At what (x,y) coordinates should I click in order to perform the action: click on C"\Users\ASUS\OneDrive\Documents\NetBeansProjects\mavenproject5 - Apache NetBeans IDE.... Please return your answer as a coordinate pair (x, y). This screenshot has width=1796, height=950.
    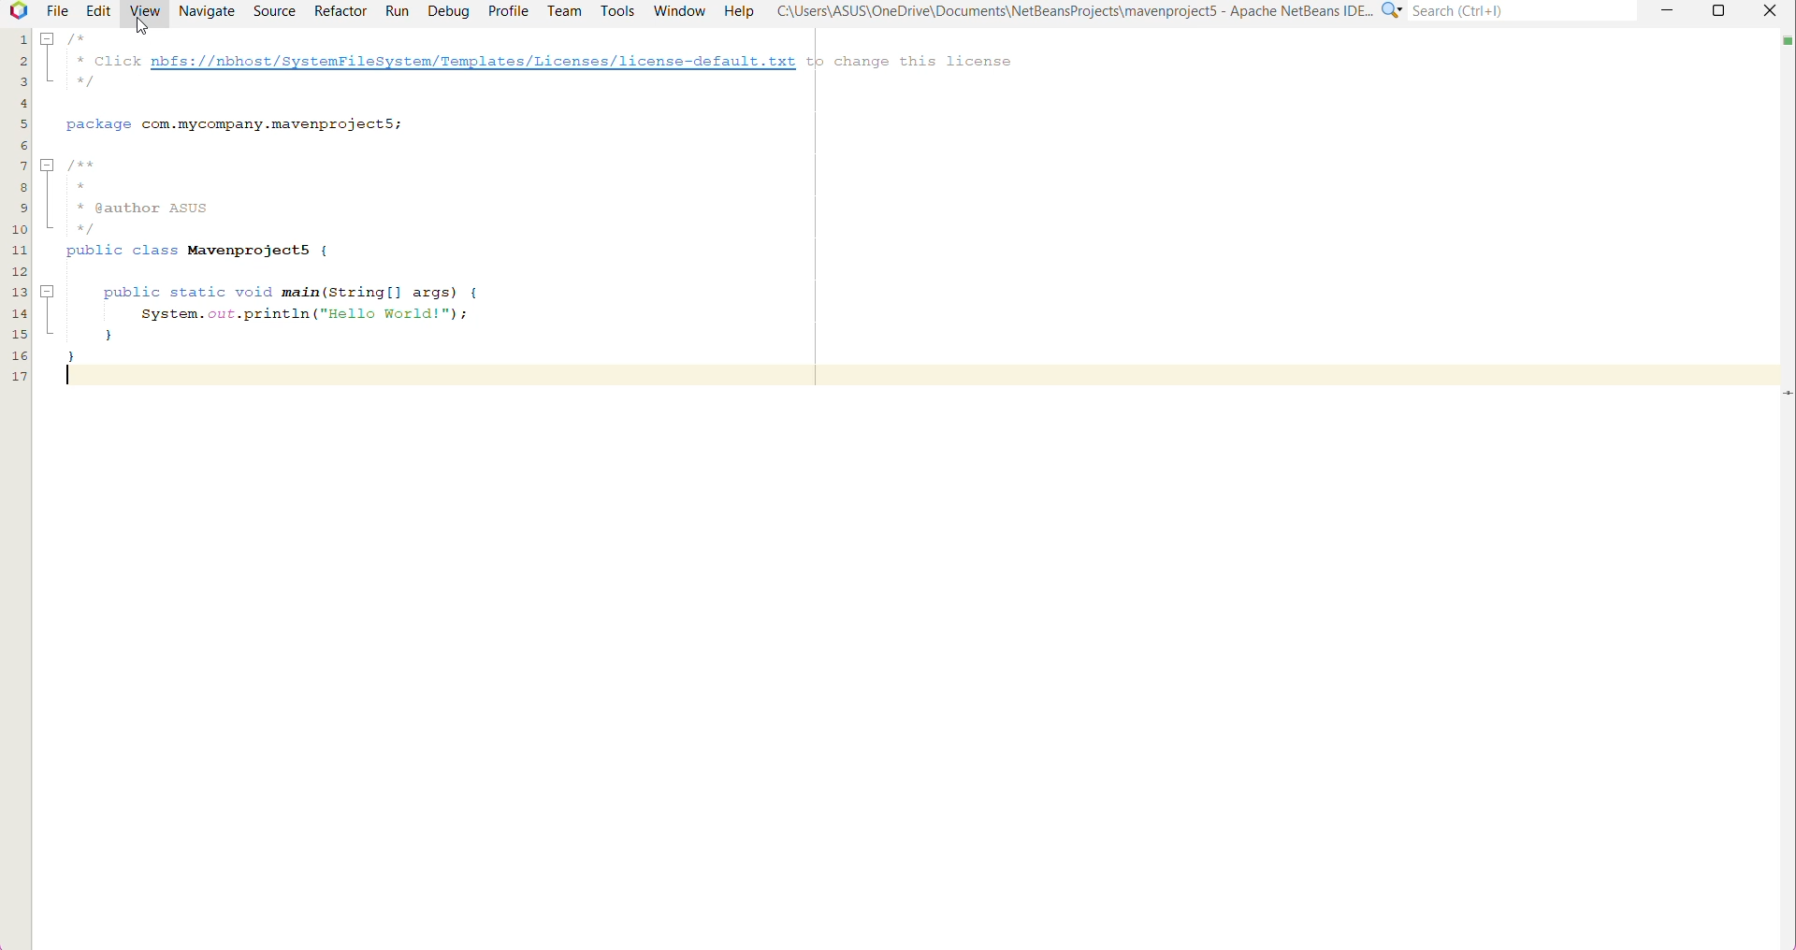
    Looking at the image, I should click on (1069, 12).